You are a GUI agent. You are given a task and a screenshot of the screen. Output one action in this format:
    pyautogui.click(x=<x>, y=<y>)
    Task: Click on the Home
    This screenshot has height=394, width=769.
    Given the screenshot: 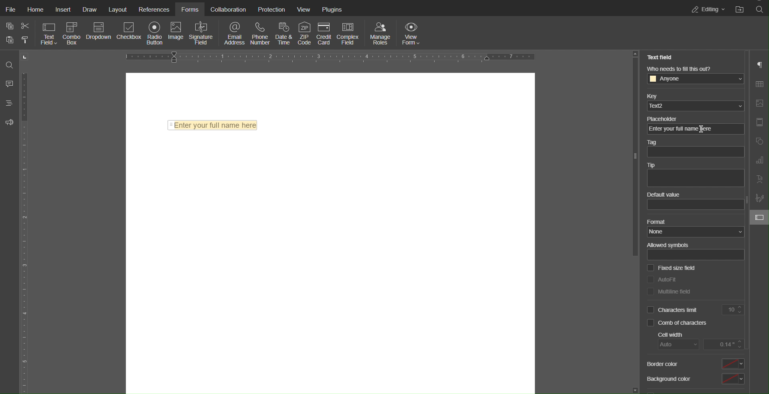 What is the action you would take?
    pyautogui.click(x=35, y=10)
    